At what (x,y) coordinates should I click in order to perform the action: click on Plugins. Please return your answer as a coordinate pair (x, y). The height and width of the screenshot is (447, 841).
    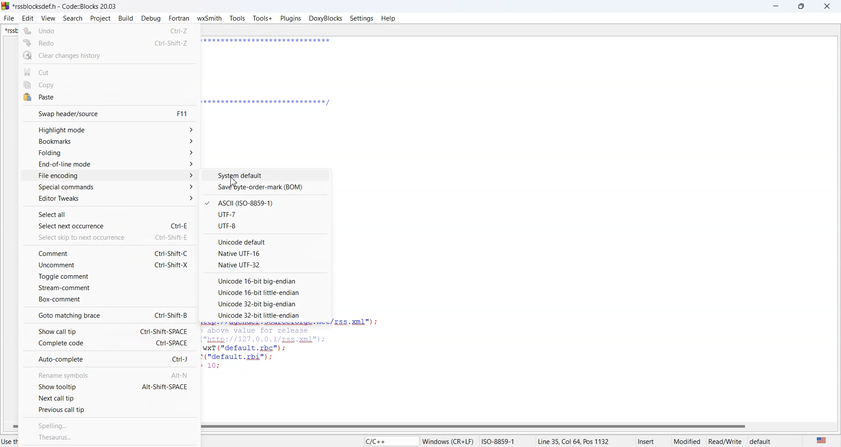
    Looking at the image, I should click on (291, 19).